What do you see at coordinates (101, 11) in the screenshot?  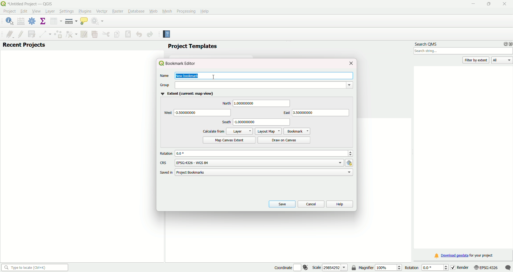 I see `Vector` at bounding box center [101, 11].